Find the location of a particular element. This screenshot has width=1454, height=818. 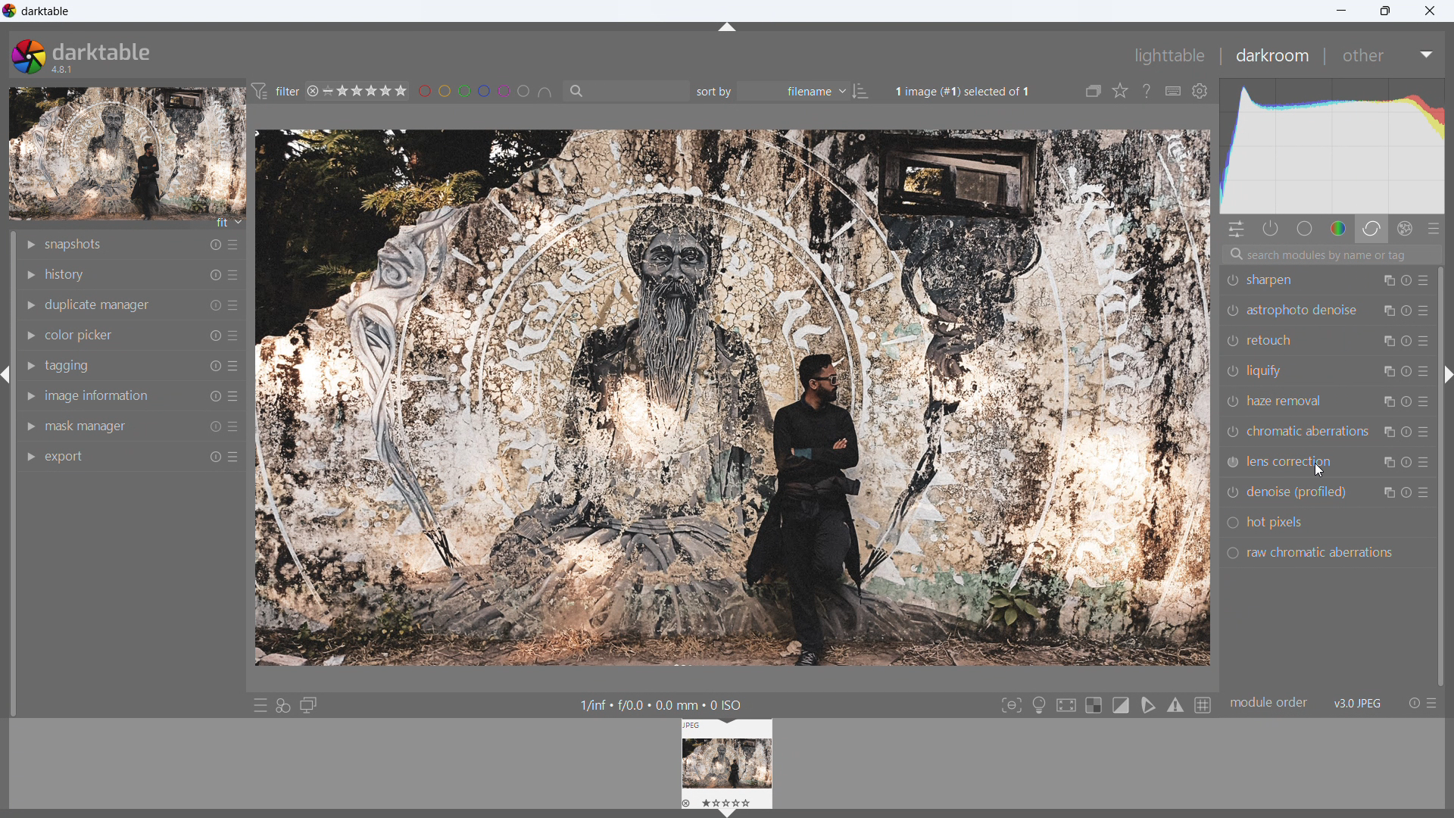

show module is located at coordinates (33, 457).